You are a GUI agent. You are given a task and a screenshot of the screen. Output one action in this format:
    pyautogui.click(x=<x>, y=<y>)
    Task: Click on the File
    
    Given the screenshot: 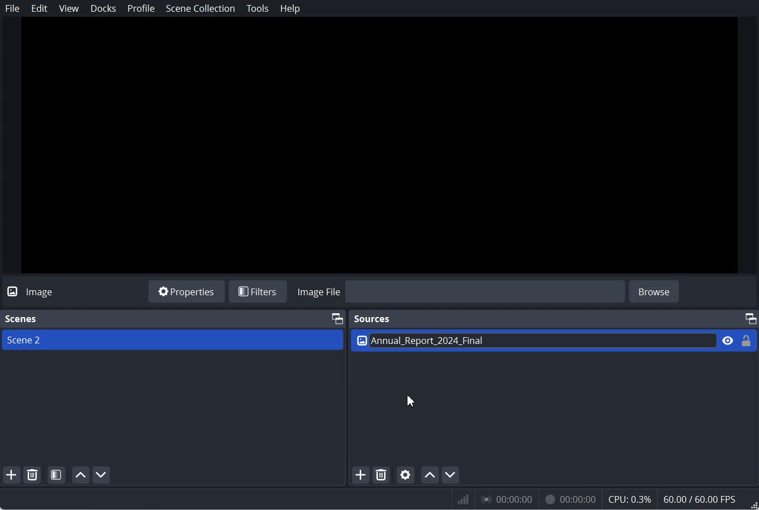 What is the action you would take?
    pyautogui.click(x=12, y=8)
    